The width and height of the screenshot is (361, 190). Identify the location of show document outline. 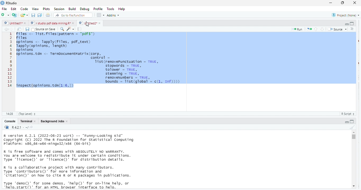
(353, 29).